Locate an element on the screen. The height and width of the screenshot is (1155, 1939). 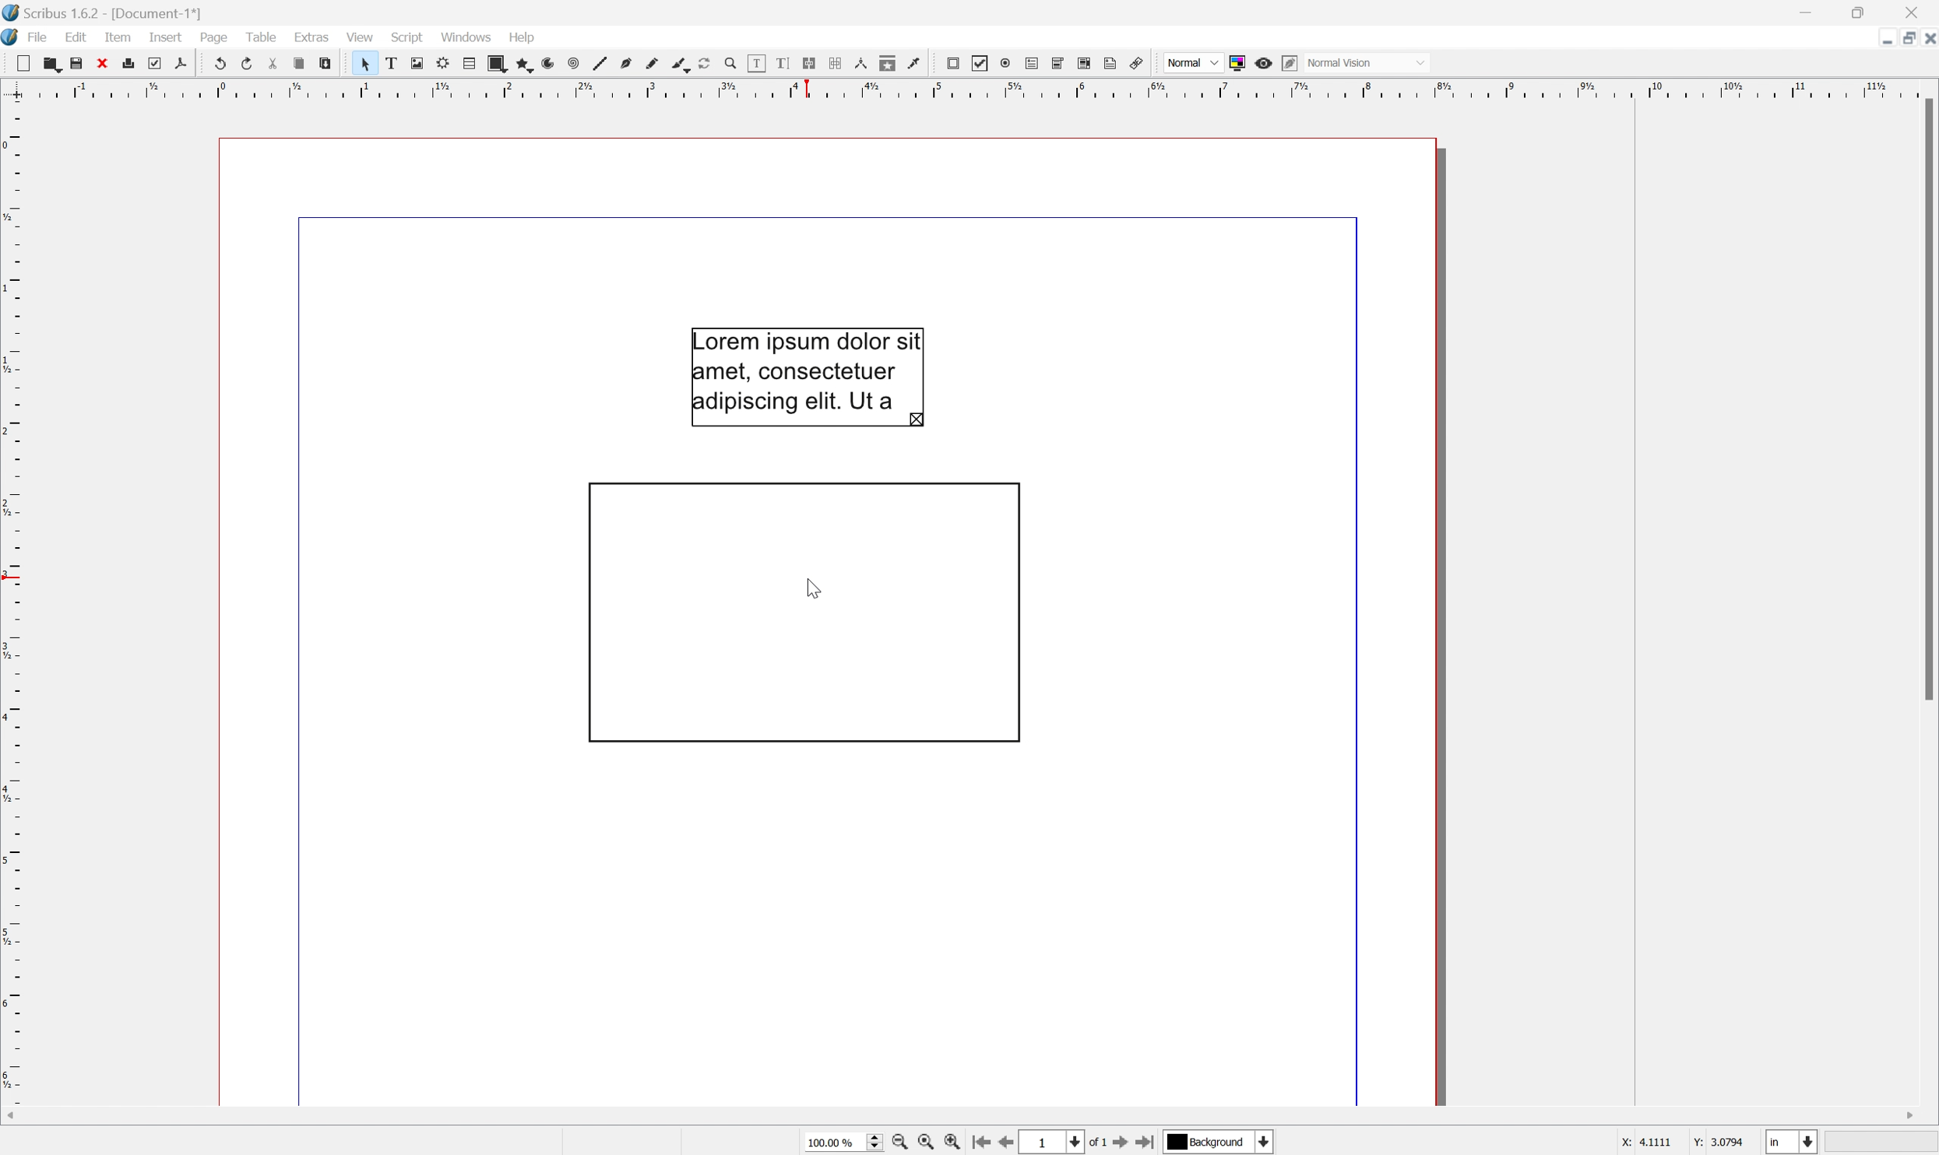
Table is located at coordinates (469, 62).